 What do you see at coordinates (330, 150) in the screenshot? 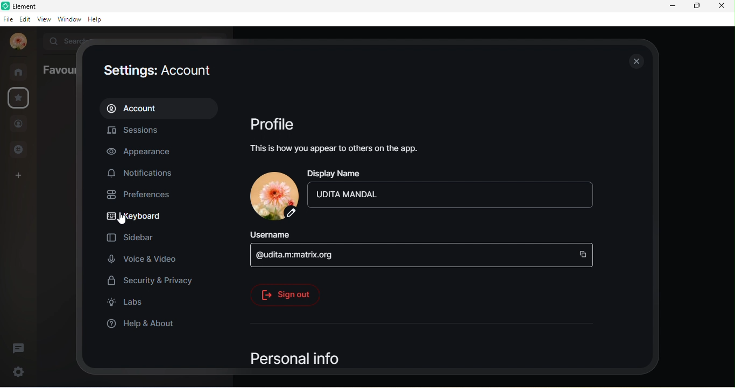
I see `this is how you appear to others on the app` at bounding box center [330, 150].